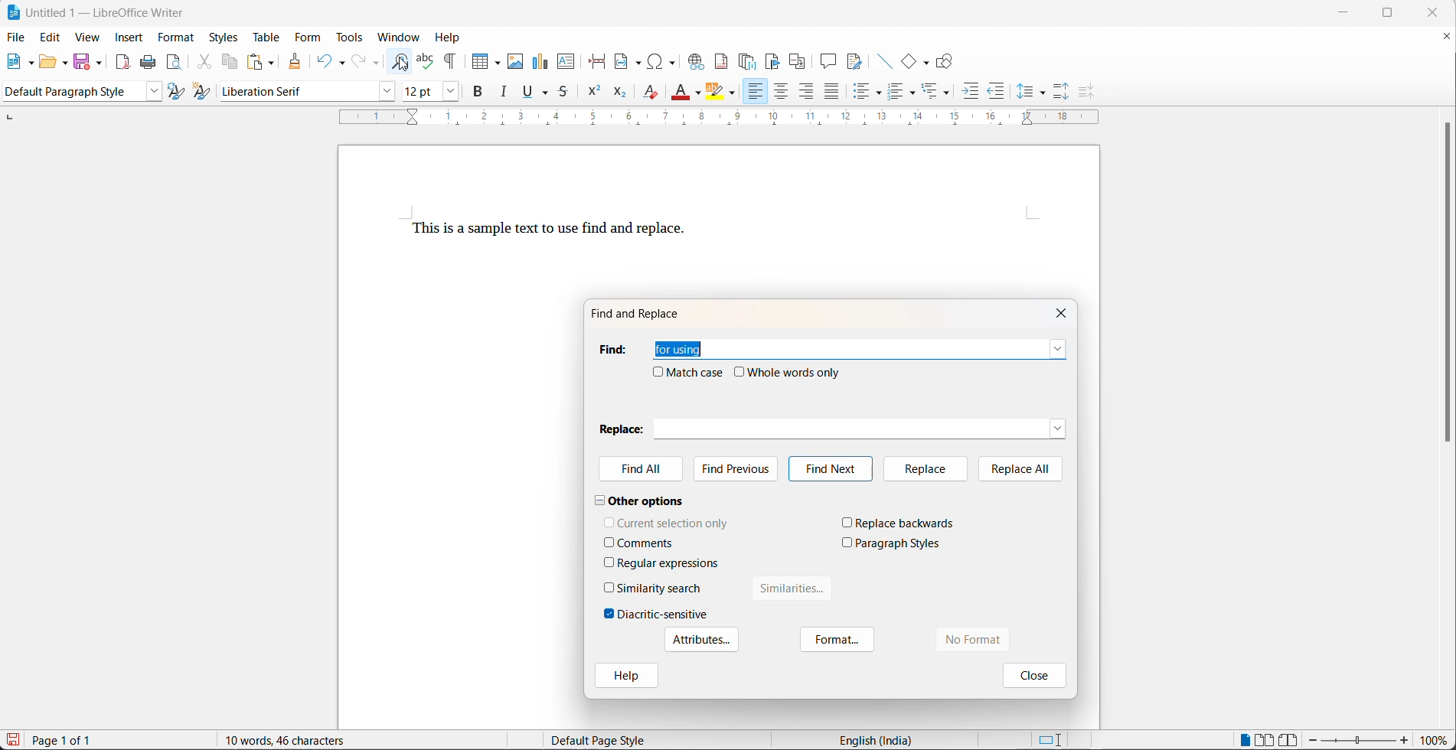 This screenshot has width=1456, height=750. Describe the element at coordinates (610, 587) in the screenshot. I see `checkbox` at that location.